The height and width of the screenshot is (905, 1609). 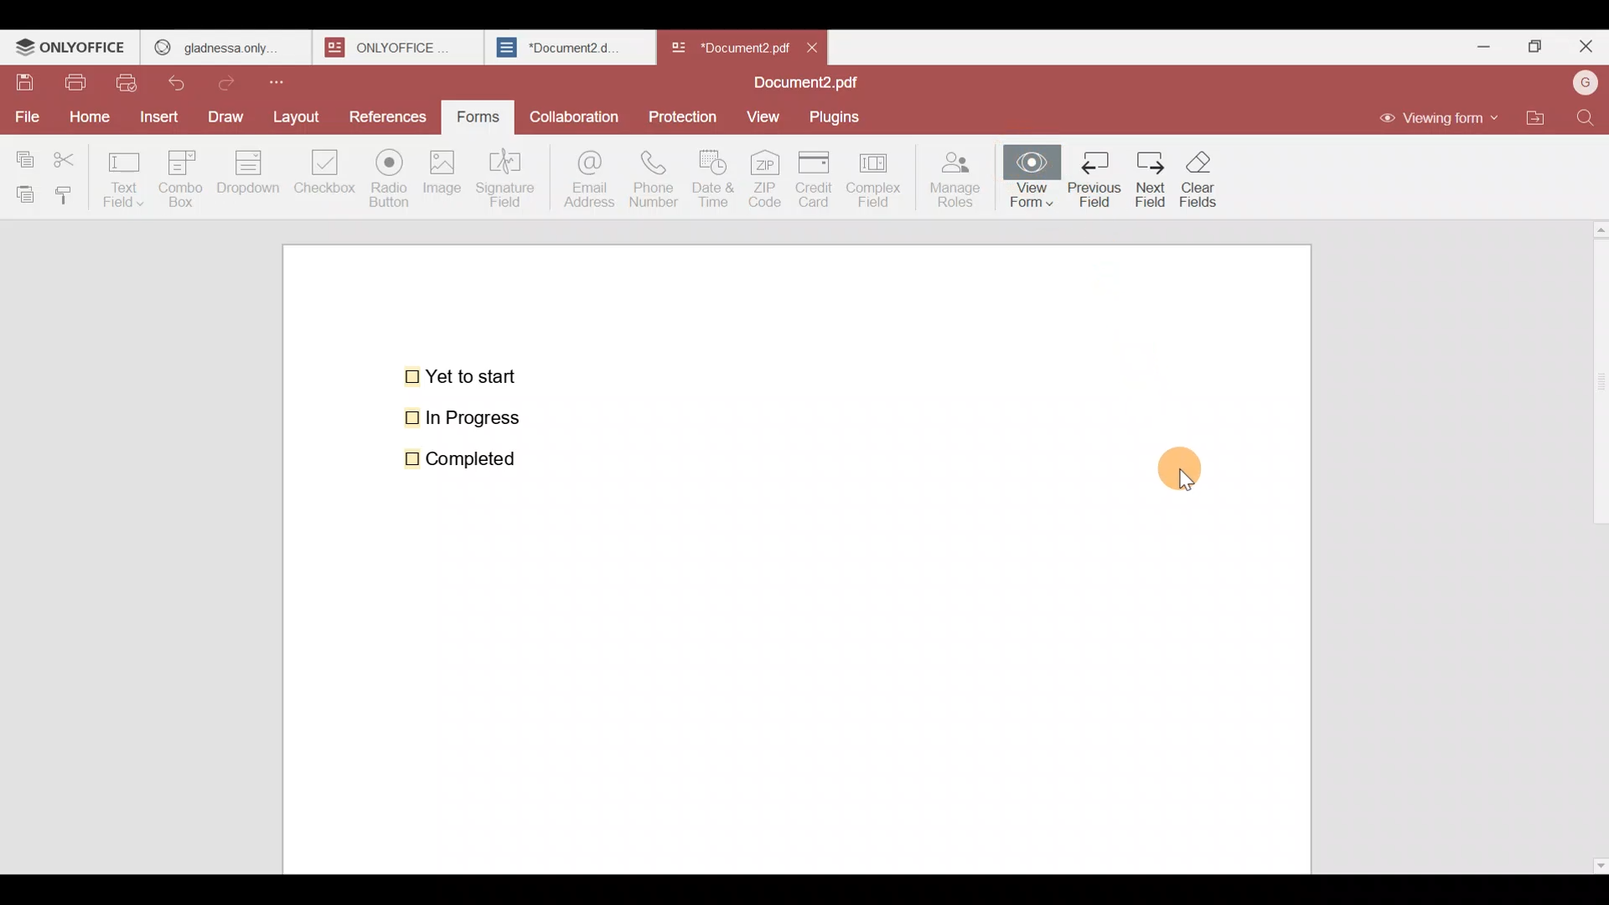 What do you see at coordinates (569, 52) in the screenshot?
I see `Document2.d` at bounding box center [569, 52].